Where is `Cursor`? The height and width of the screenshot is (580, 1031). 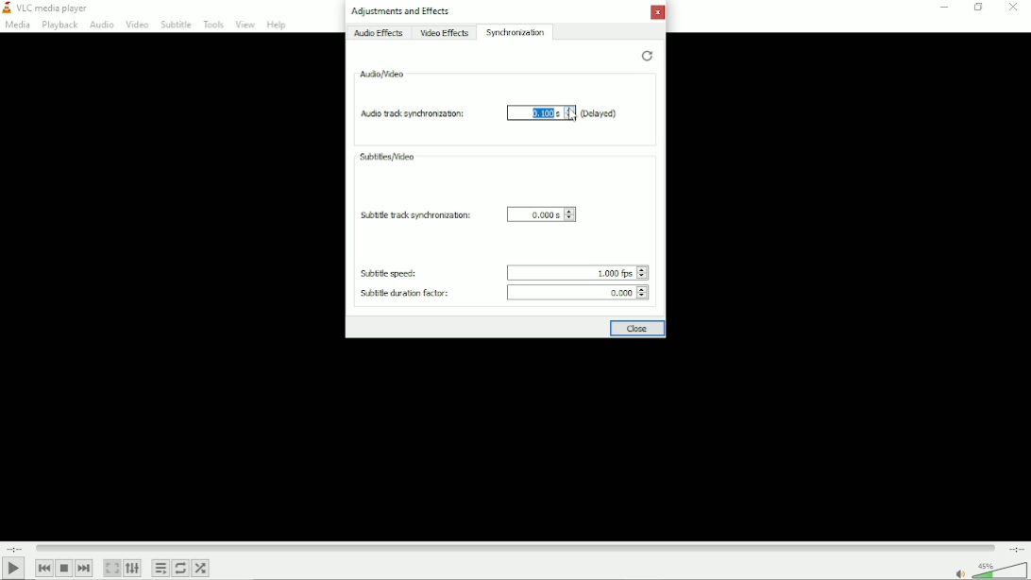
Cursor is located at coordinates (572, 114).